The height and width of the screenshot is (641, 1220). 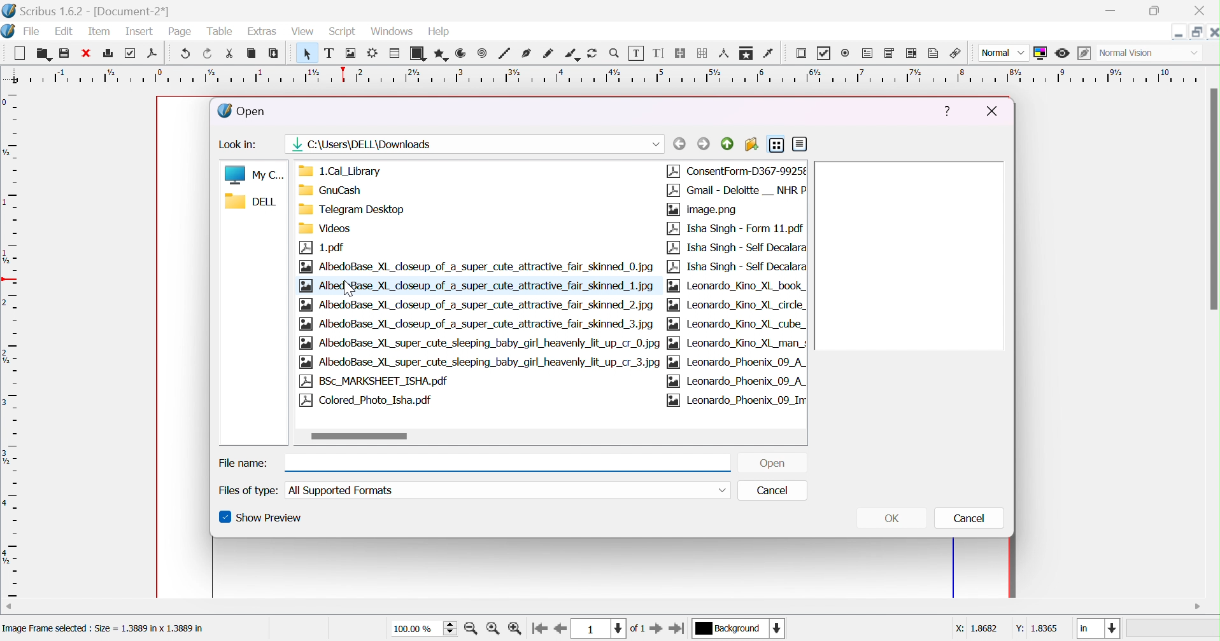 What do you see at coordinates (655, 628) in the screenshot?
I see `go to next page` at bounding box center [655, 628].